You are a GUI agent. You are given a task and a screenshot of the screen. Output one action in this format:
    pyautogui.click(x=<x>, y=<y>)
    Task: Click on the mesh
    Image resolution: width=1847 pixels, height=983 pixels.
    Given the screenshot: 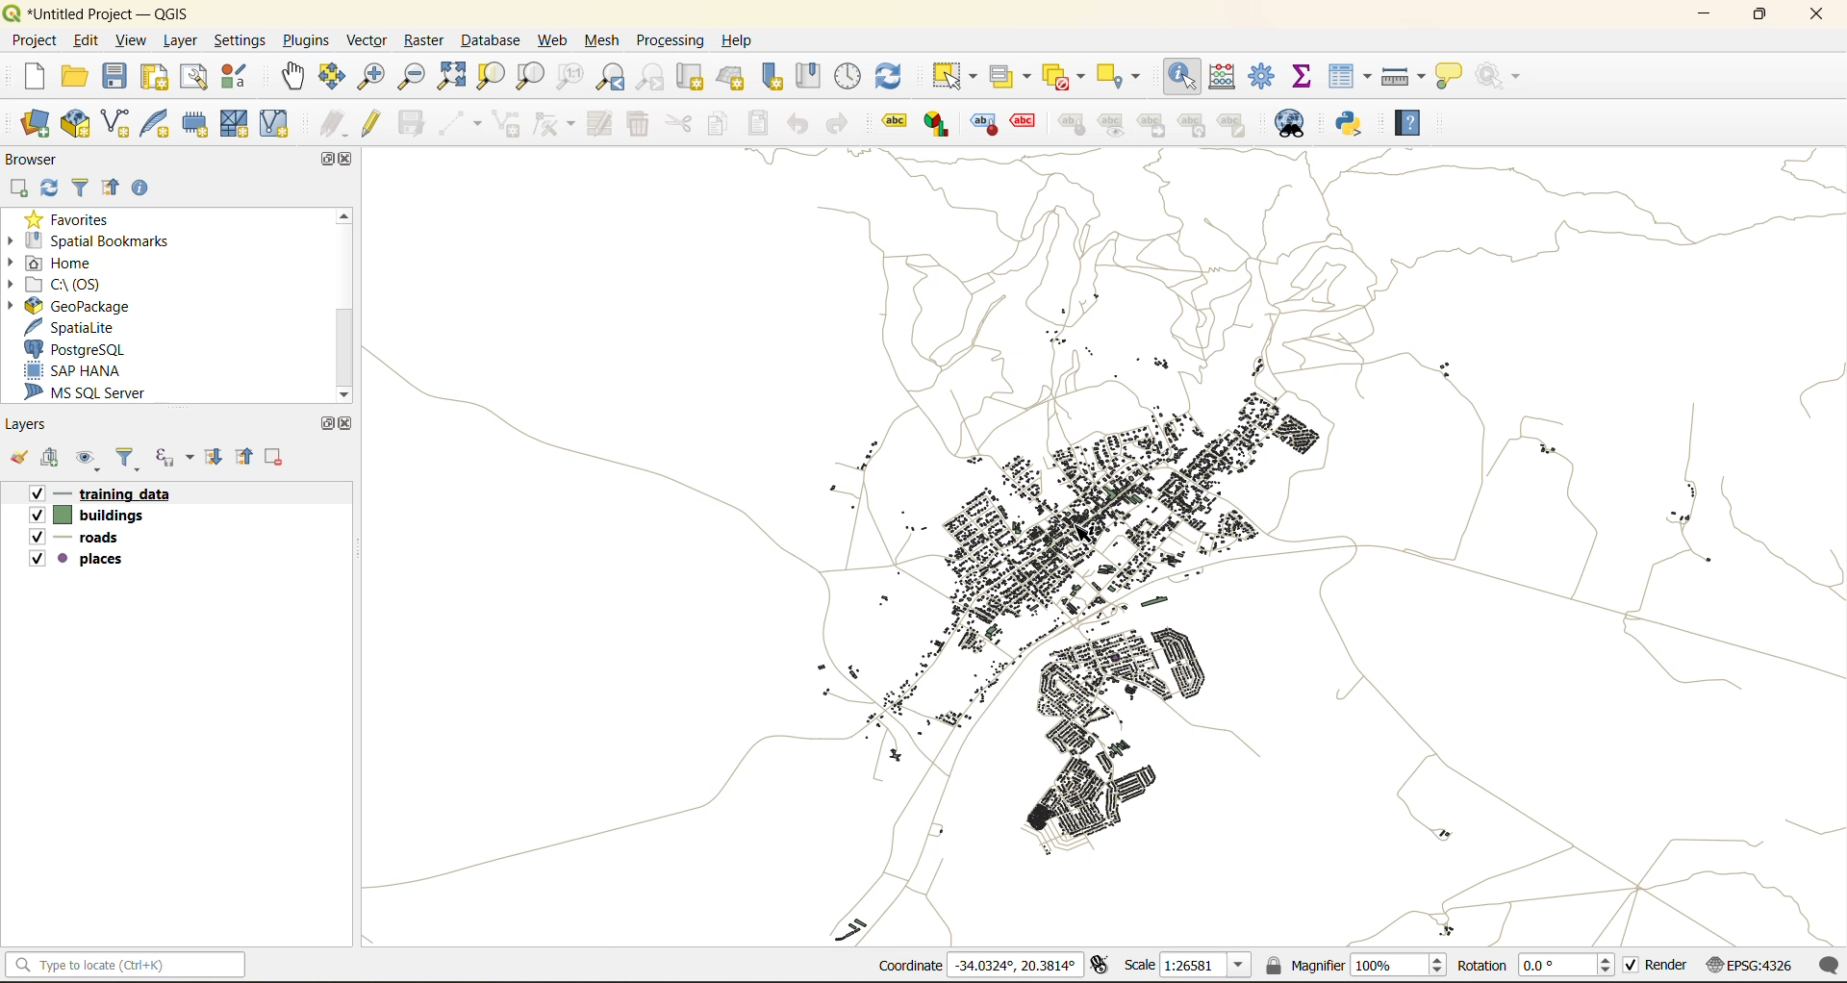 What is the action you would take?
    pyautogui.click(x=237, y=123)
    